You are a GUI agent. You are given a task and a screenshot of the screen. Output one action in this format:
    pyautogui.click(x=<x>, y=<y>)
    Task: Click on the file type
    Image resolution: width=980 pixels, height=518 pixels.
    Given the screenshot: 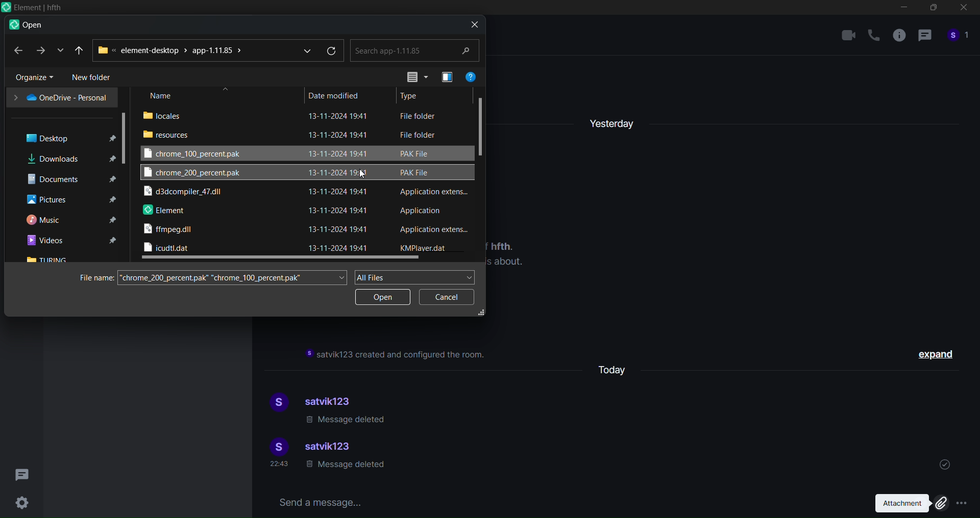 What is the action you would take?
    pyautogui.click(x=433, y=181)
    